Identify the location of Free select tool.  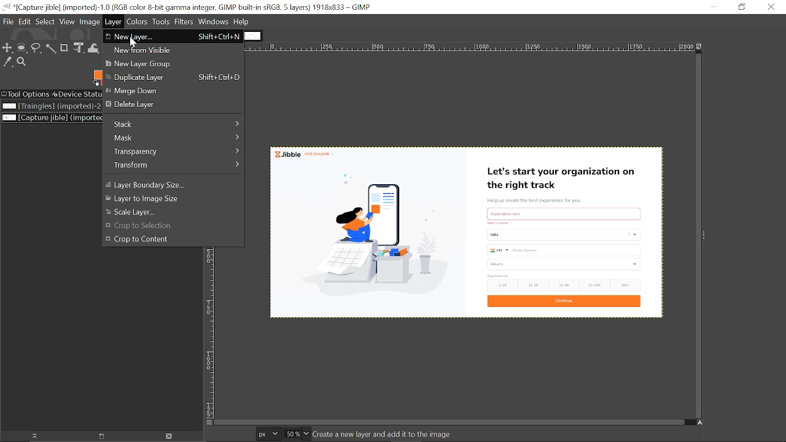
(36, 48).